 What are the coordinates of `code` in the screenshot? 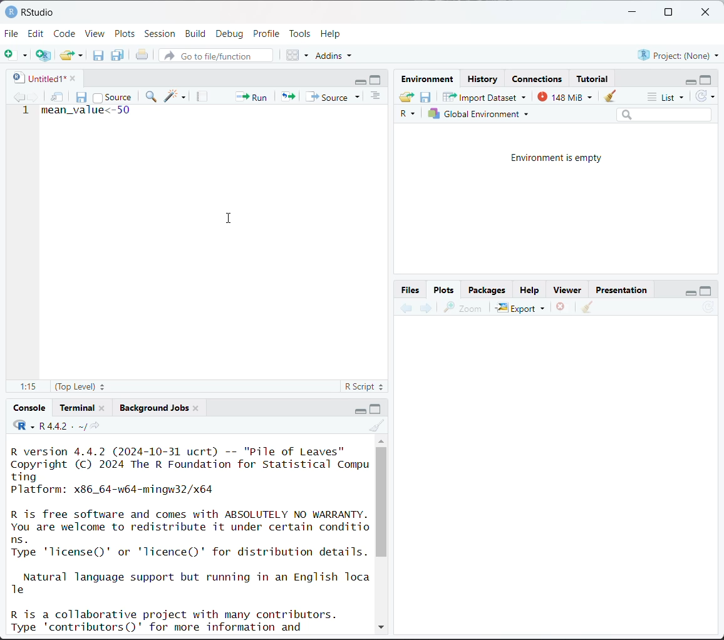 It's located at (23, 426).